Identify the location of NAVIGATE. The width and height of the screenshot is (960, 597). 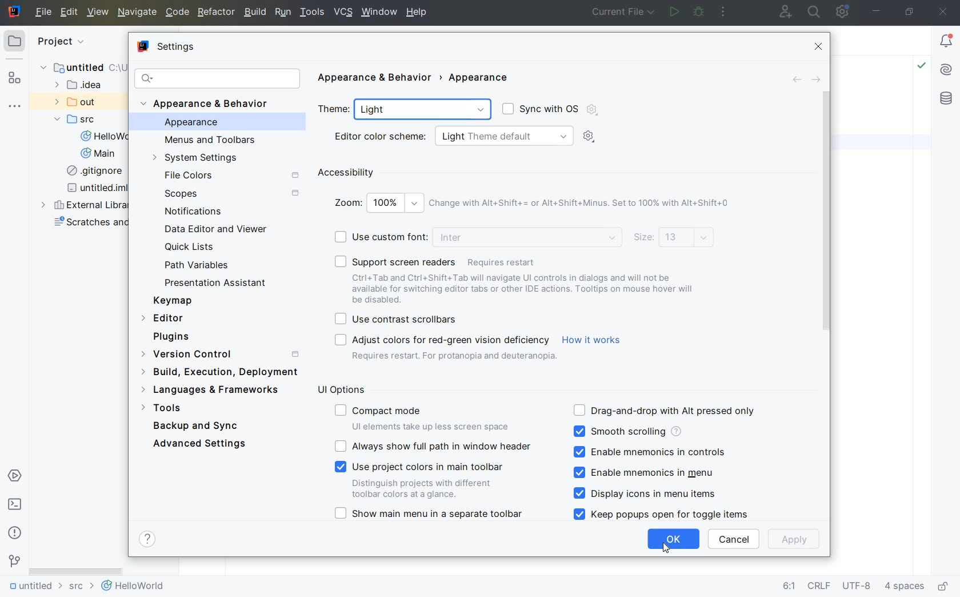
(138, 12).